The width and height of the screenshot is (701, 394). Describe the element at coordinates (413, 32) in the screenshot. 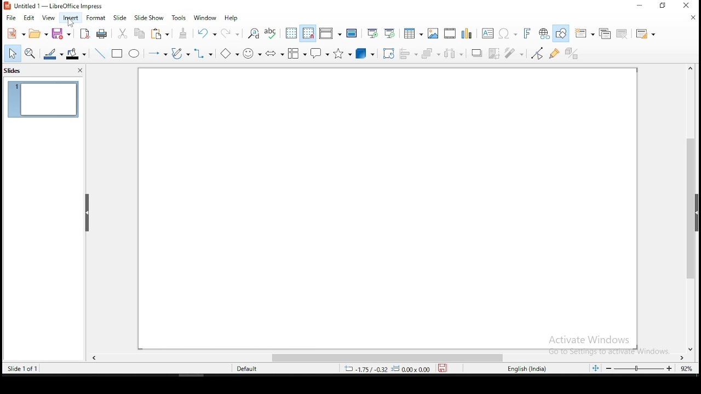

I see `table` at that location.